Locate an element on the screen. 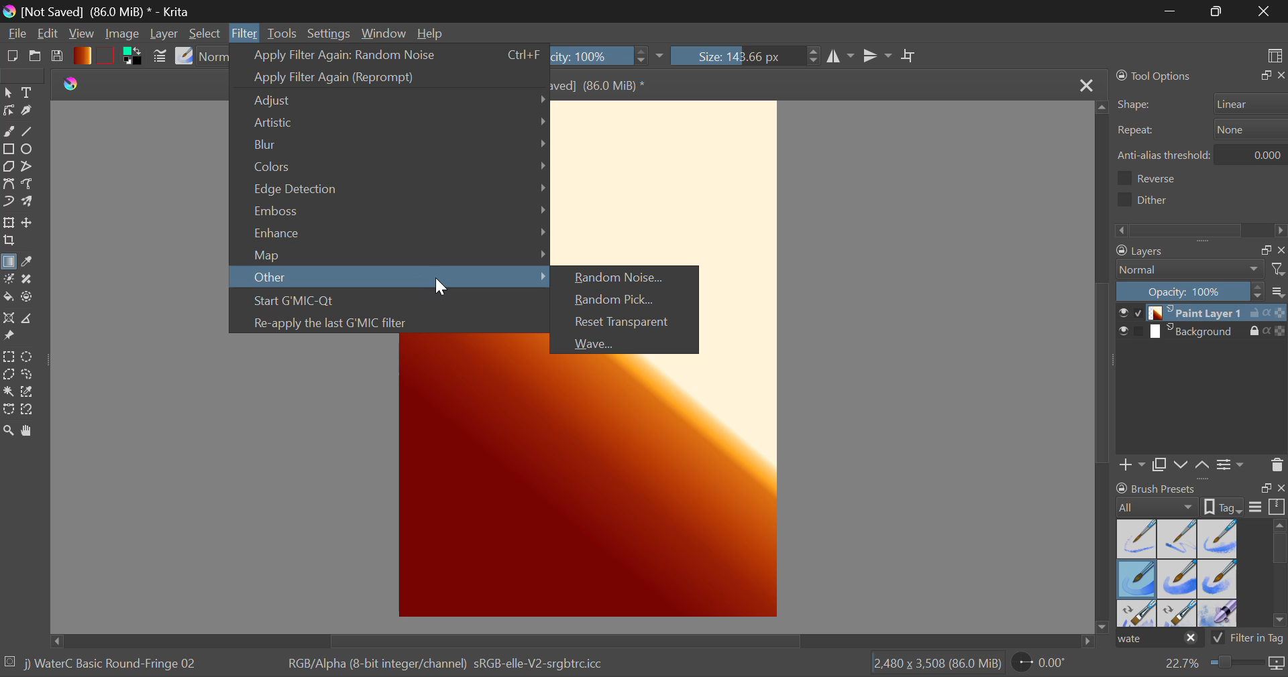 The width and height of the screenshot is (1288, 677). Enclose and Fill is located at coordinates (31, 298).